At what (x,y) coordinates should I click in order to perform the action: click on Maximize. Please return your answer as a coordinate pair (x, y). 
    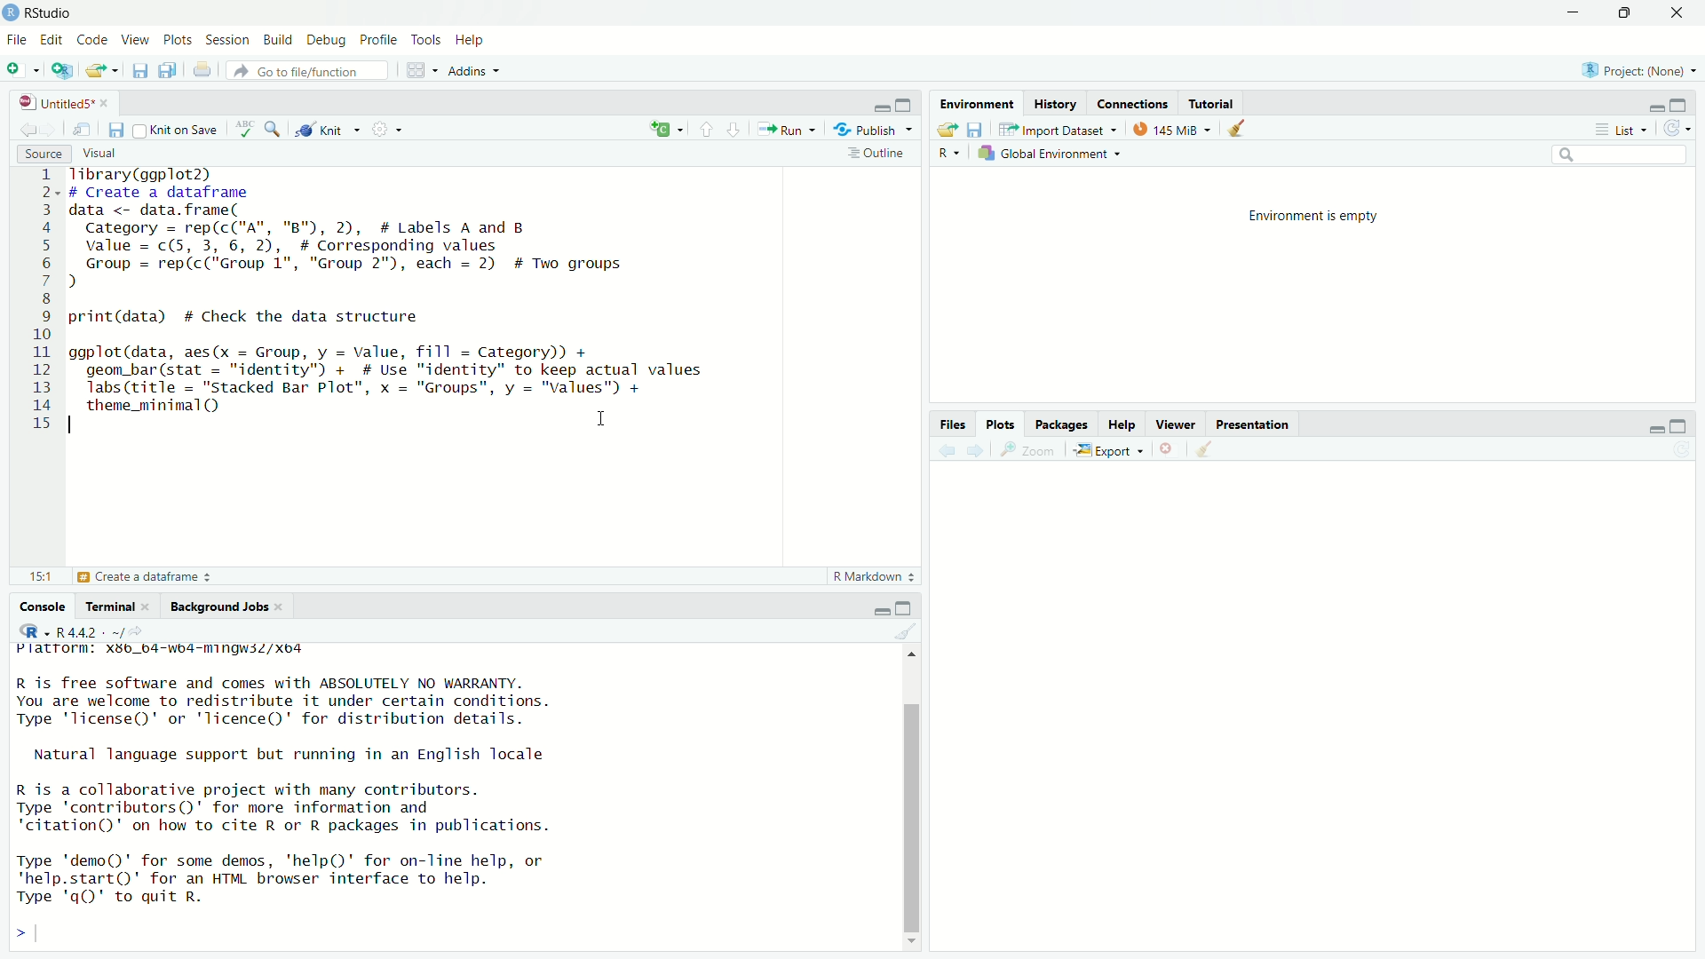
    Looking at the image, I should click on (1685, 425).